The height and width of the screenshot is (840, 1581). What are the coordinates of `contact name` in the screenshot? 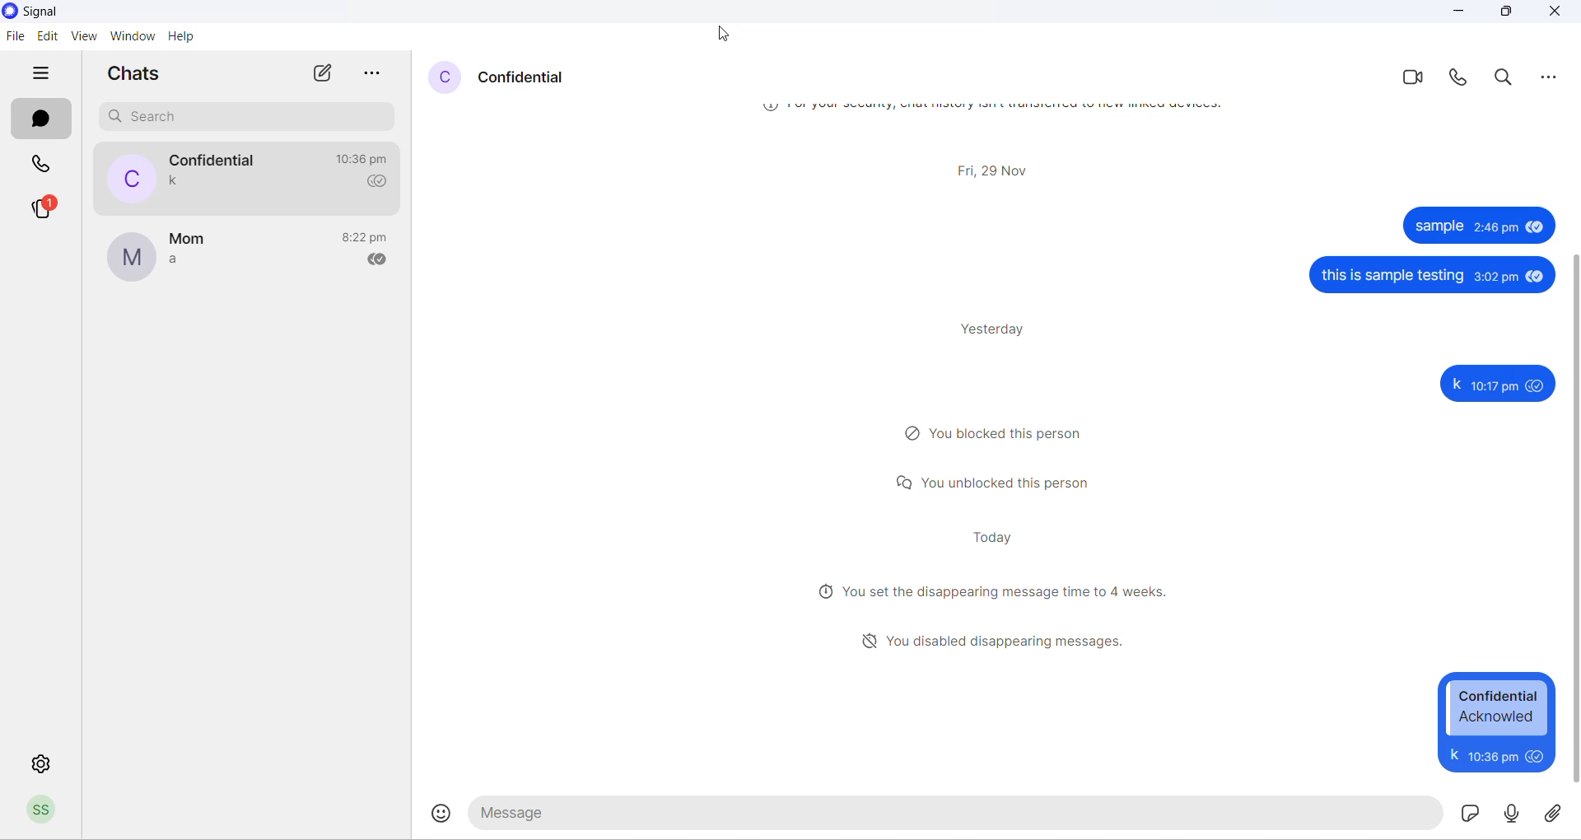 It's located at (189, 240).